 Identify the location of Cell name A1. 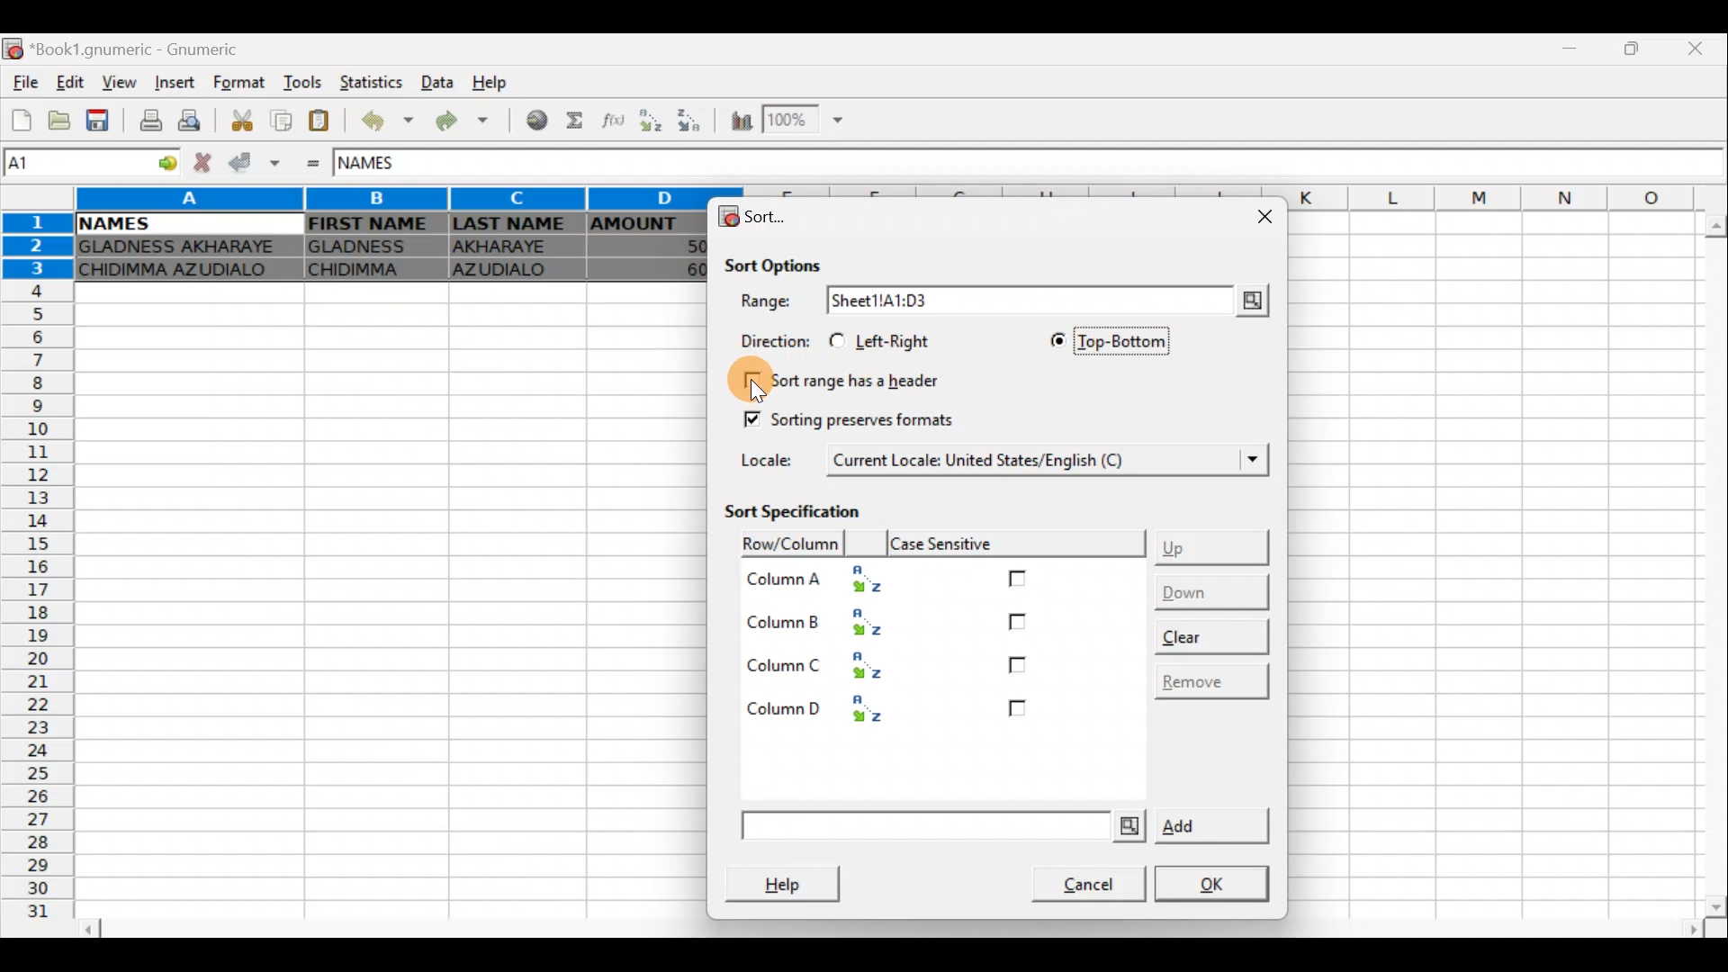
(71, 165).